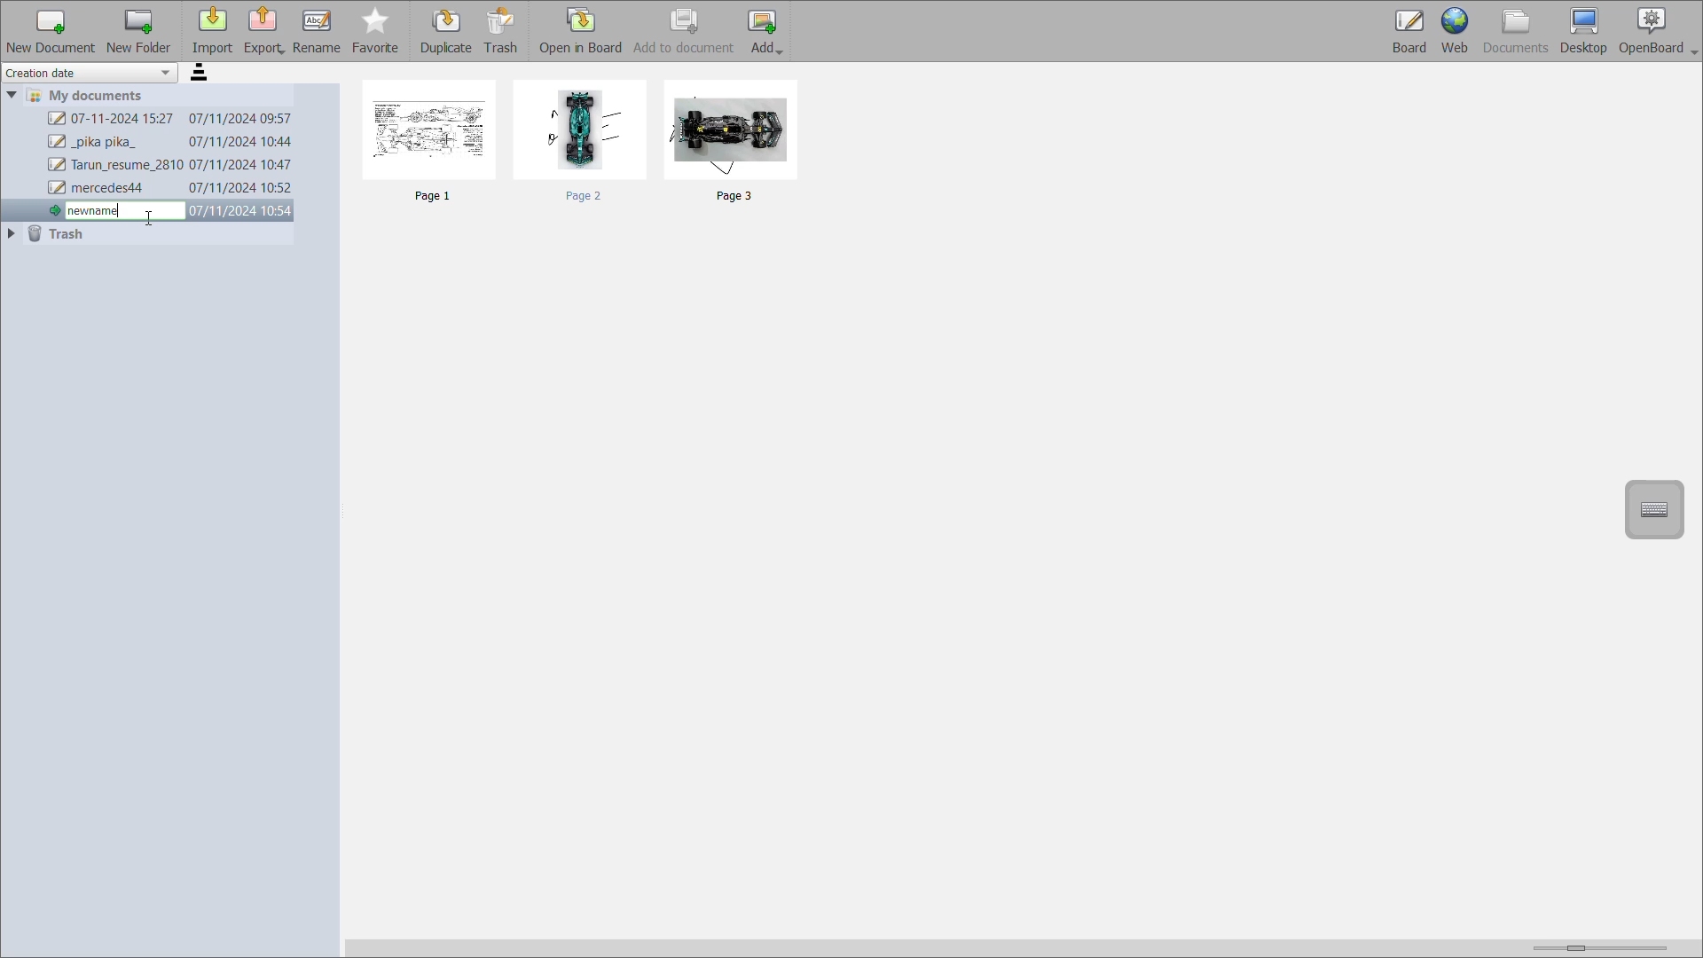  What do you see at coordinates (319, 32) in the screenshot?
I see `rename` at bounding box center [319, 32].